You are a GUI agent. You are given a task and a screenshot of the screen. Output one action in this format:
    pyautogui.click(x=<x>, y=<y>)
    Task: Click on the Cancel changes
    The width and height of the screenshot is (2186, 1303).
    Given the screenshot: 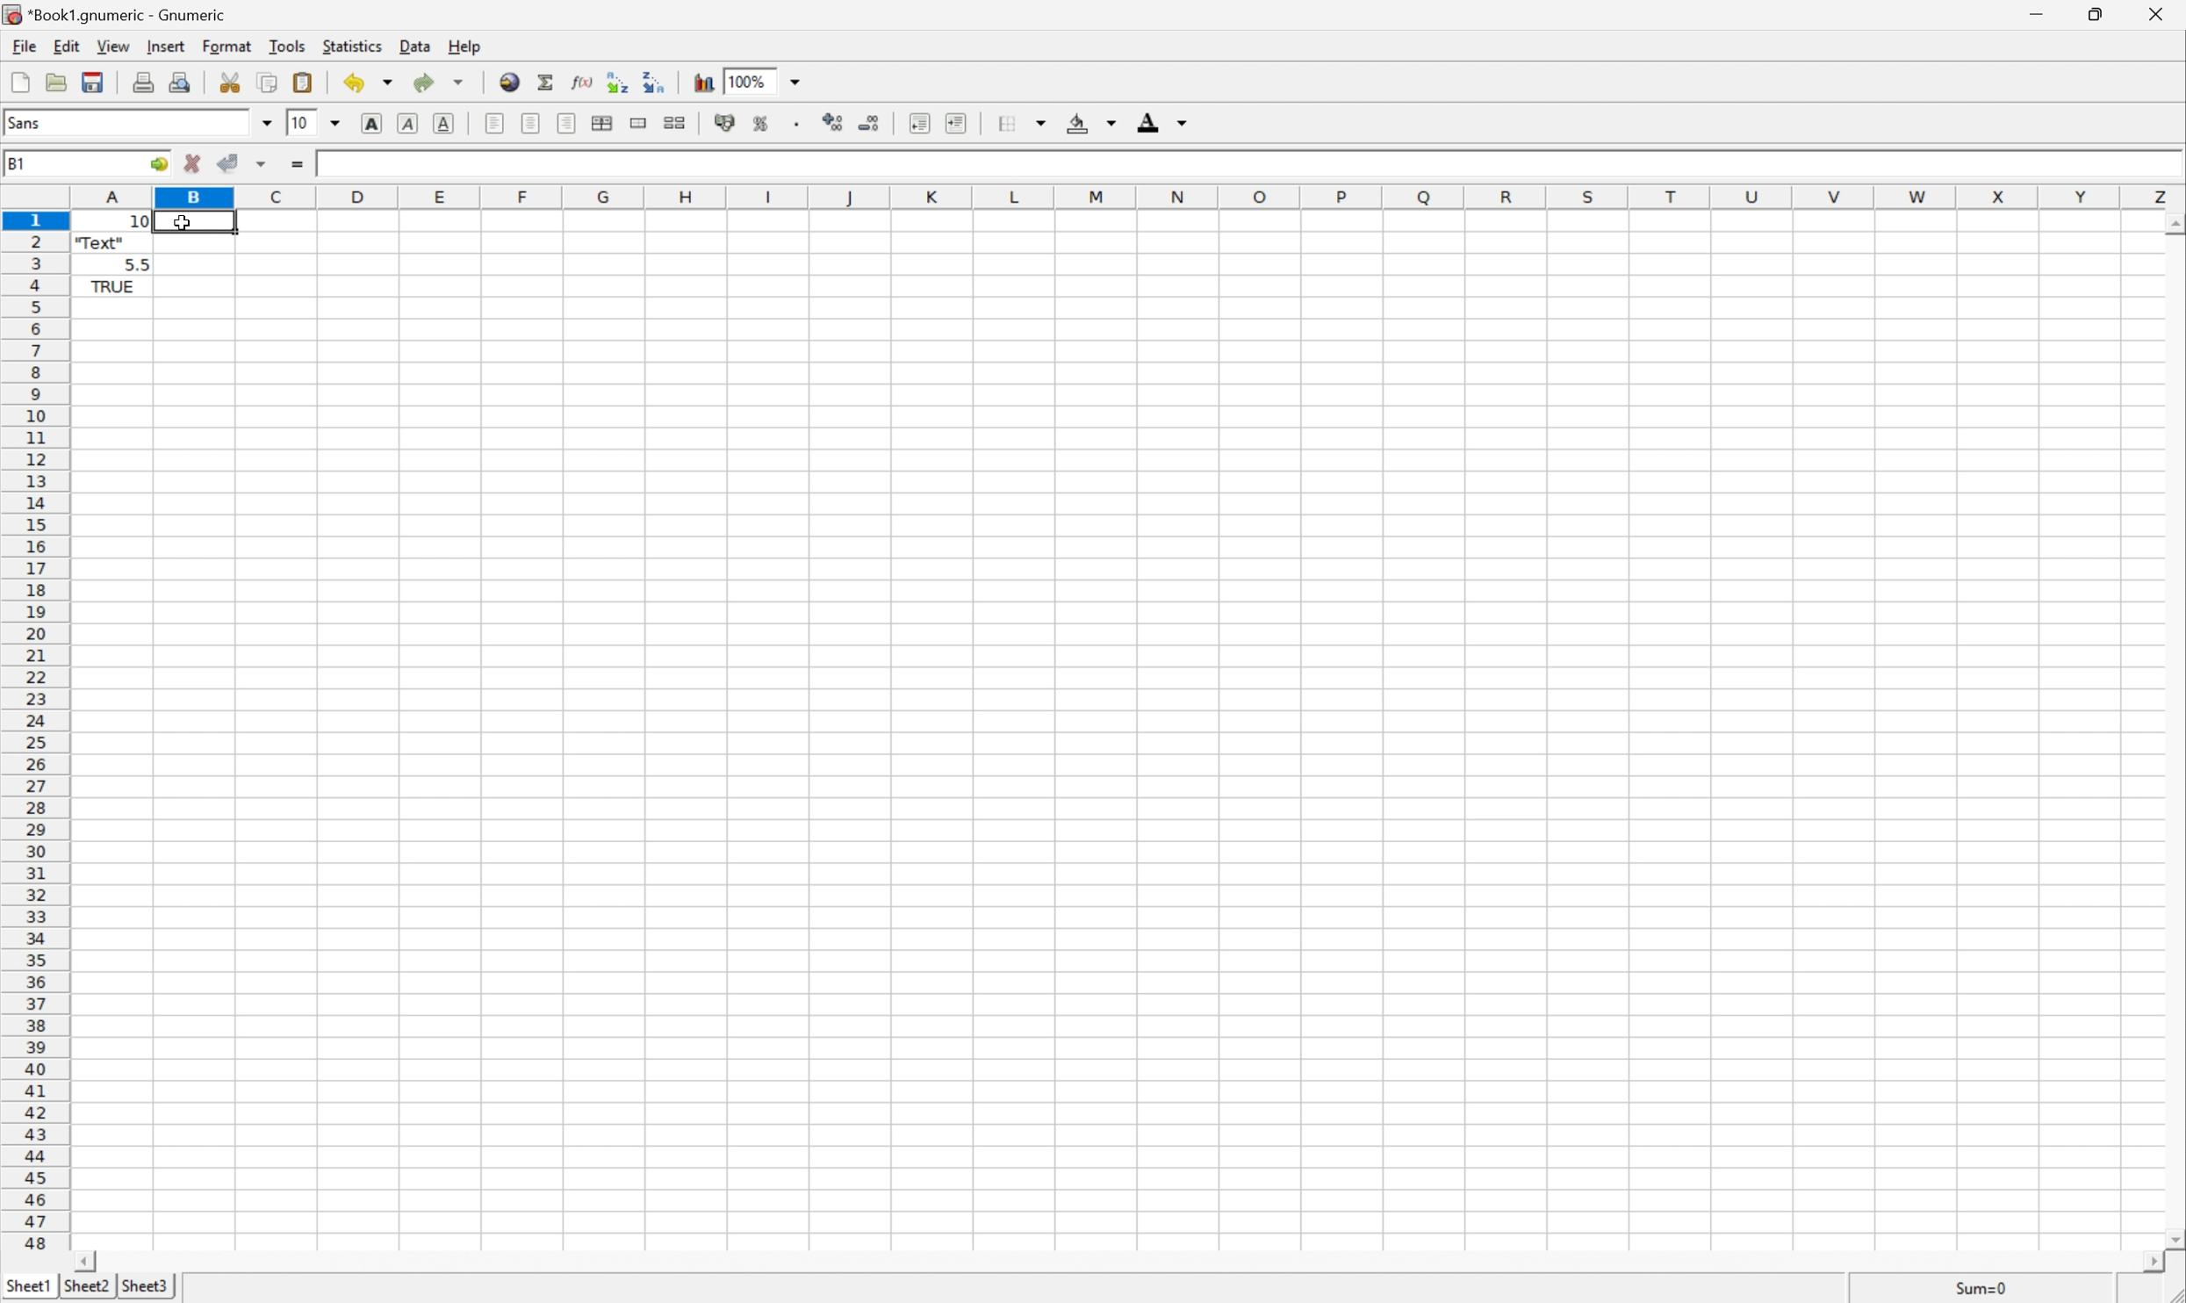 What is the action you would take?
    pyautogui.click(x=193, y=164)
    